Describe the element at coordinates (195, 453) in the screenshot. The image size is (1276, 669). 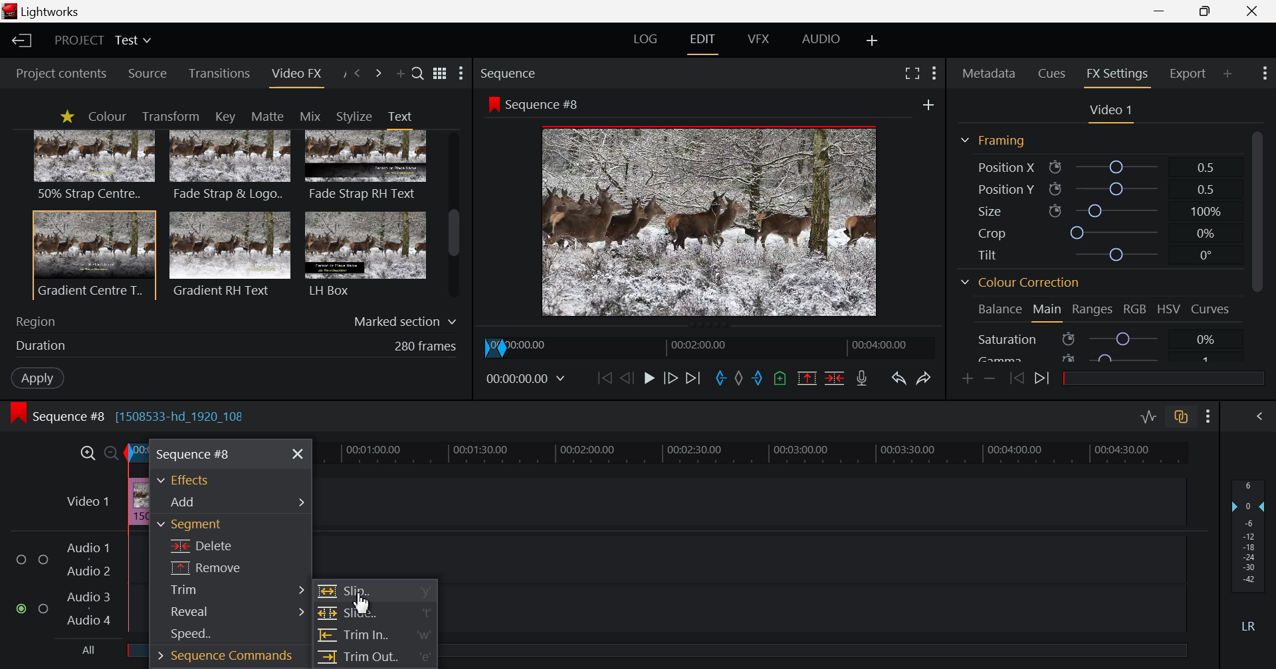
I see `Sequence #8 Menu` at that location.